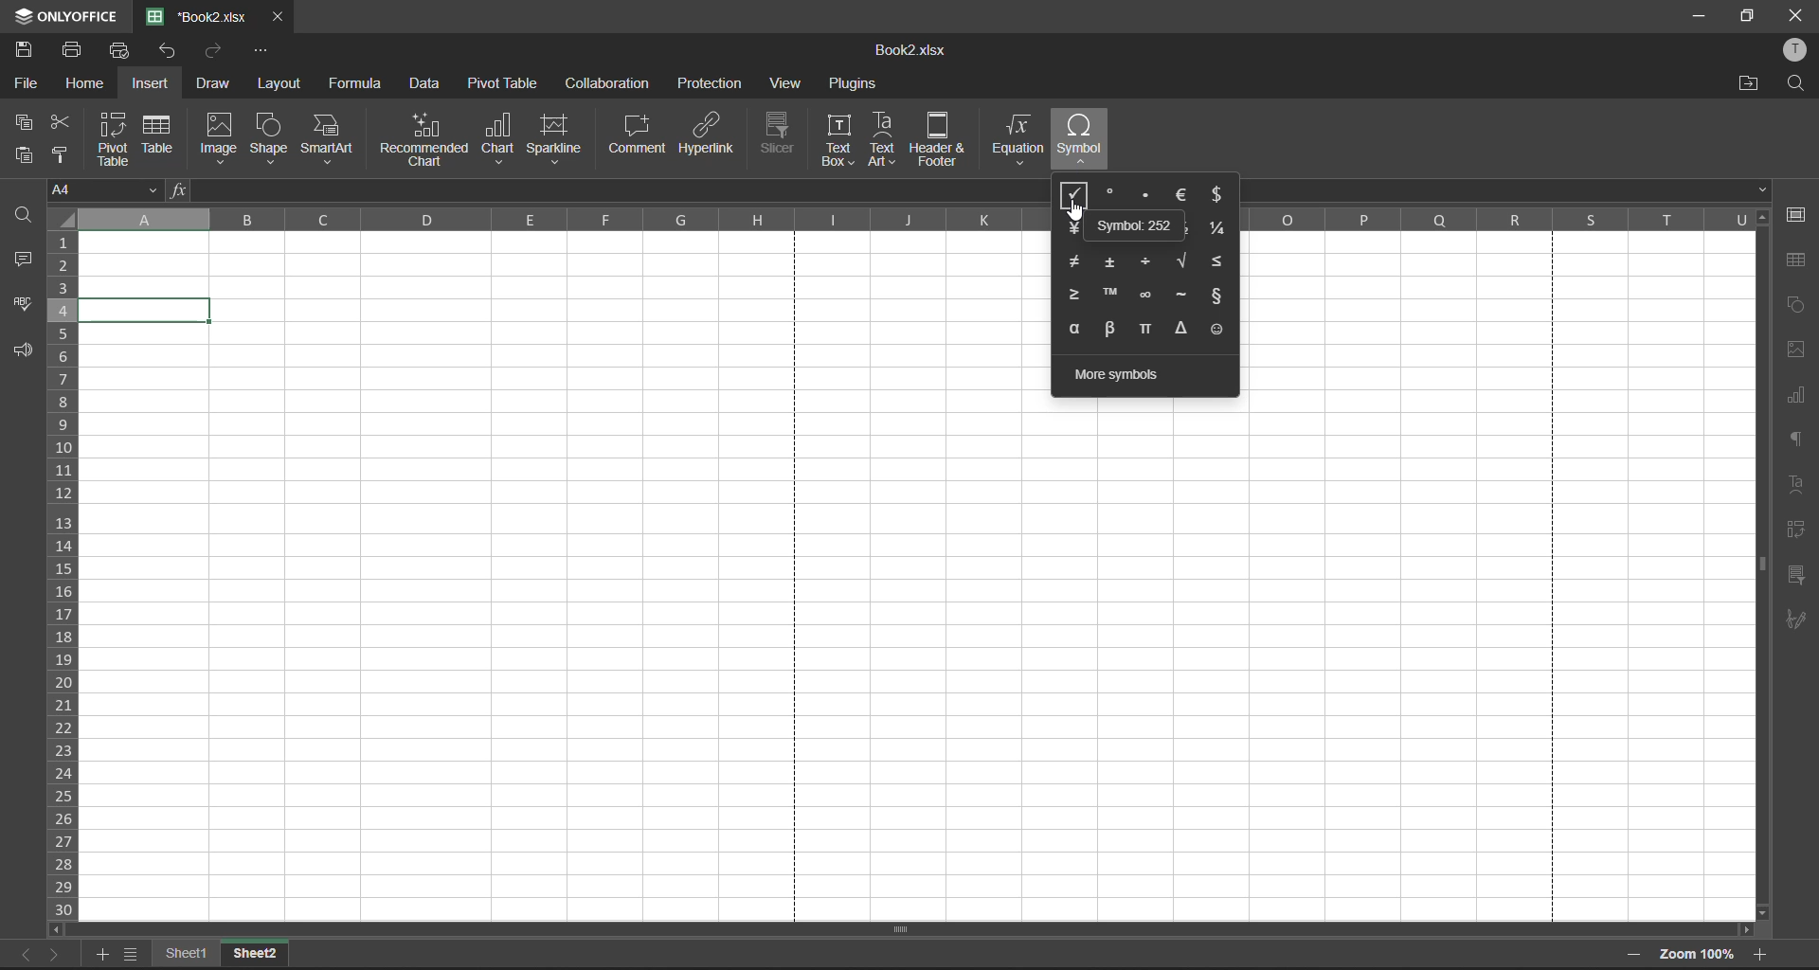  Describe the element at coordinates (214, 86) in the screenshot. I see `draw` at that location.